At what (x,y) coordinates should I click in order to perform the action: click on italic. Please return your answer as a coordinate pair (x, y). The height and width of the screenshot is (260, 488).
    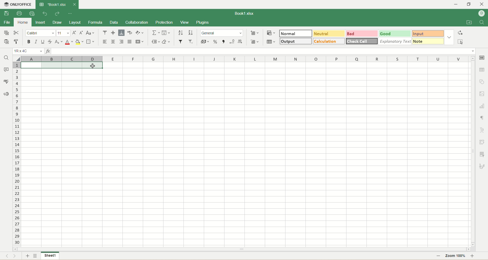
    Looking at the image, I should click on (36, 41).